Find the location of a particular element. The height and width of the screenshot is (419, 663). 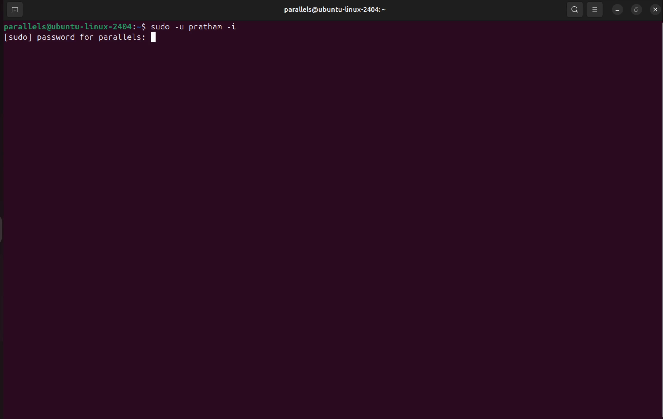

sudo passwords for parallels is located at coordinates (82, 37).